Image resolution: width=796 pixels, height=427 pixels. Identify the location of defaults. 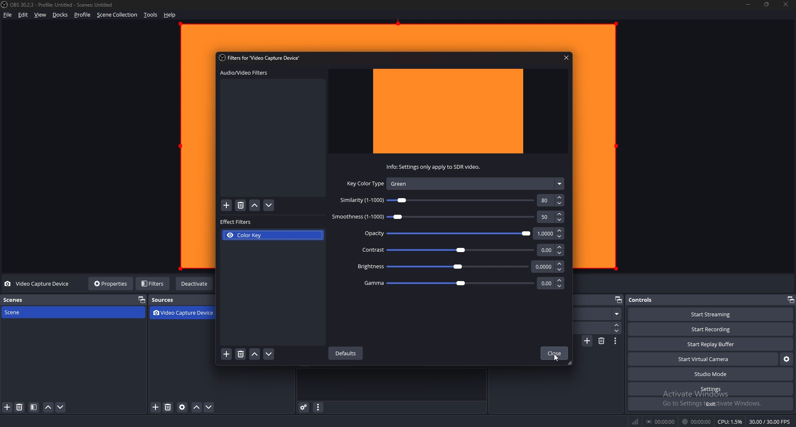
(347, 354).